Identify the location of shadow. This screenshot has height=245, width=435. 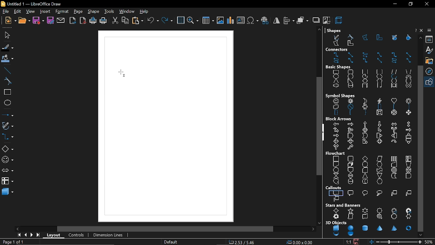
(316, 20).